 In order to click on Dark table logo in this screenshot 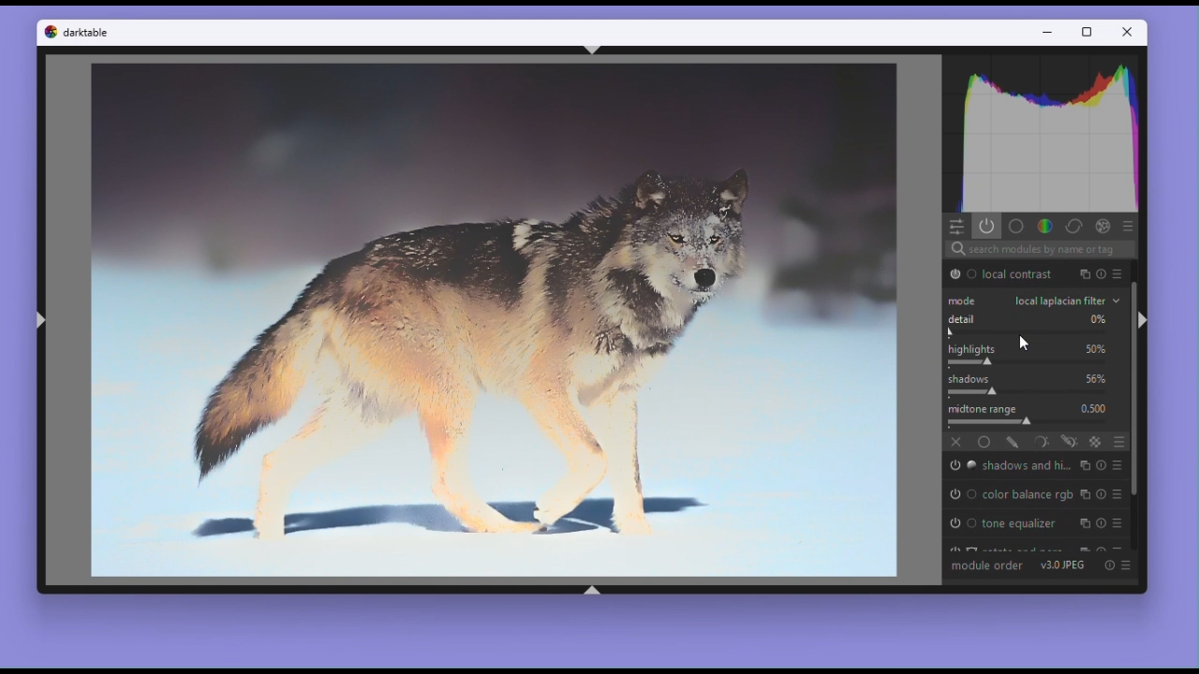, I will do `click(48, 36)`.